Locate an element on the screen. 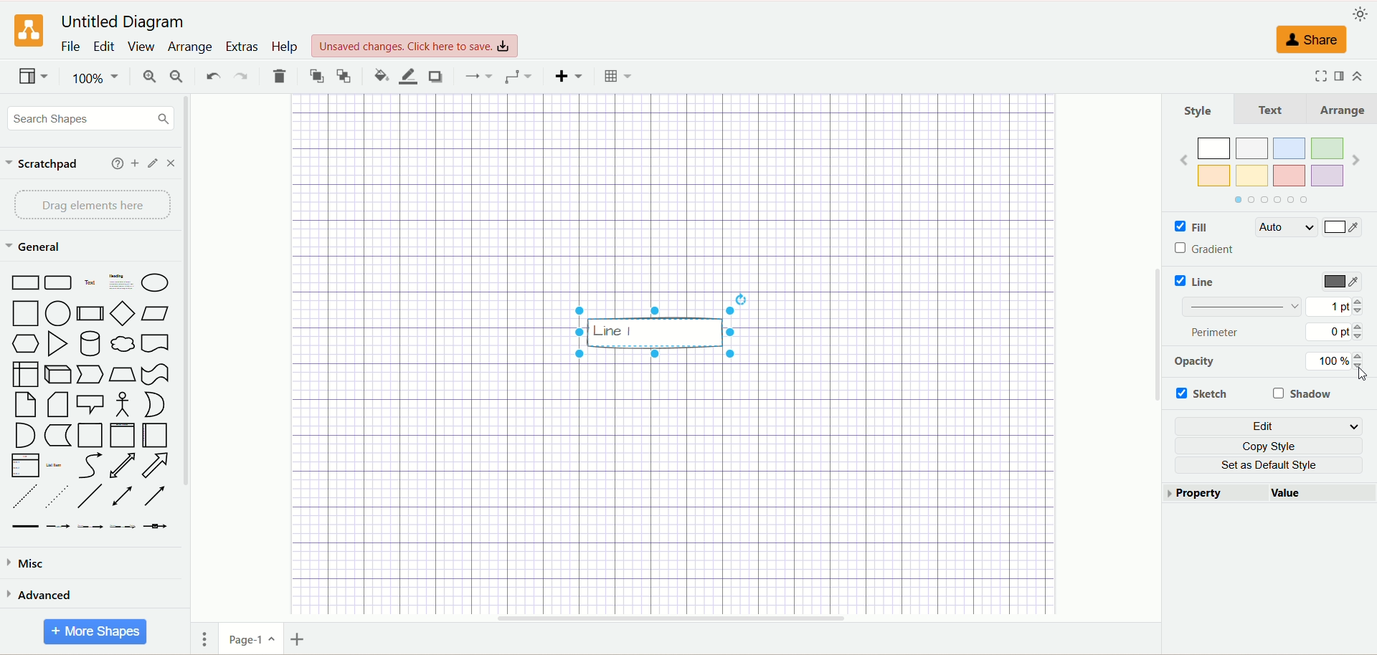 Image resolution: width=1377 pixels, height=655 pixels. vertical scroll bar is located at coordinates (191, 358).